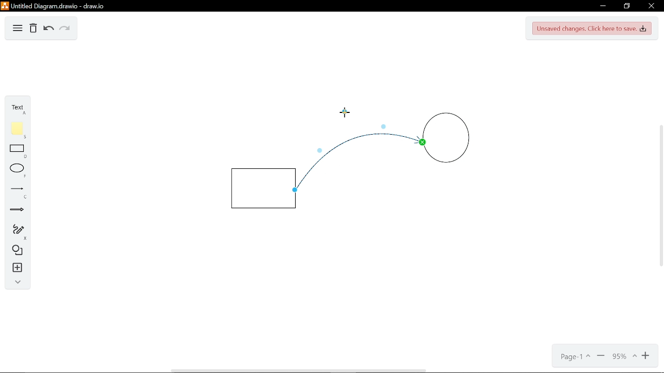  I want to click on Minimize, so click(603, 6).